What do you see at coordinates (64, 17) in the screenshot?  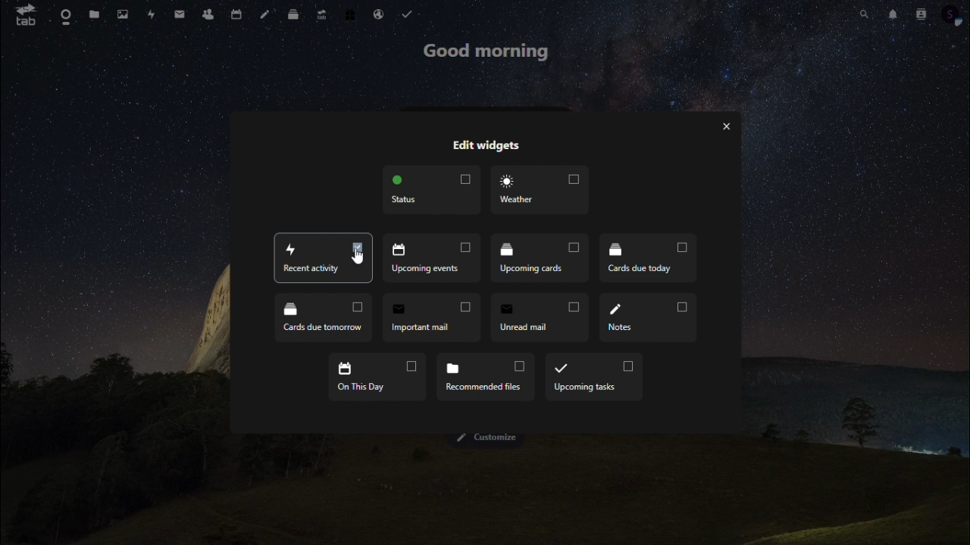 I see `dashboard` at bounding box center [64, 17].